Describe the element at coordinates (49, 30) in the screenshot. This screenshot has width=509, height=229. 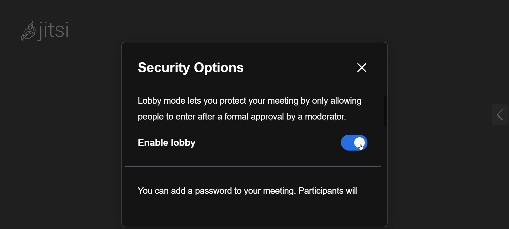
I see `Jitsi` at that location.